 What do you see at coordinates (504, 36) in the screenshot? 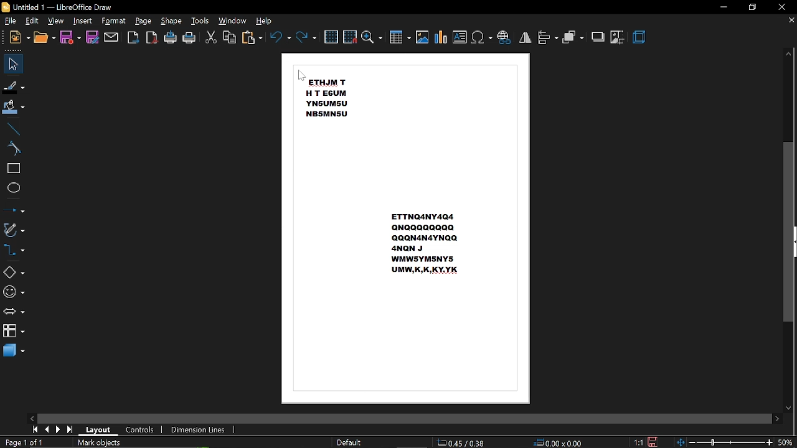
I see `insert hyperlink` at bounding box center [504, 36].